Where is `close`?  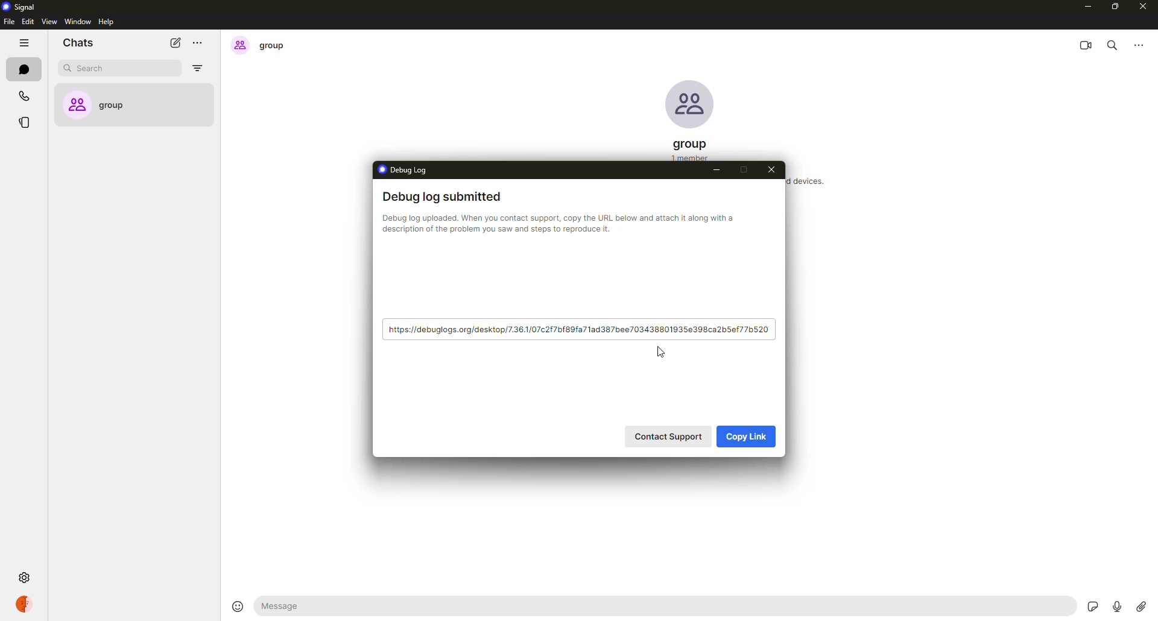 close is located at coordinates (776, 171).